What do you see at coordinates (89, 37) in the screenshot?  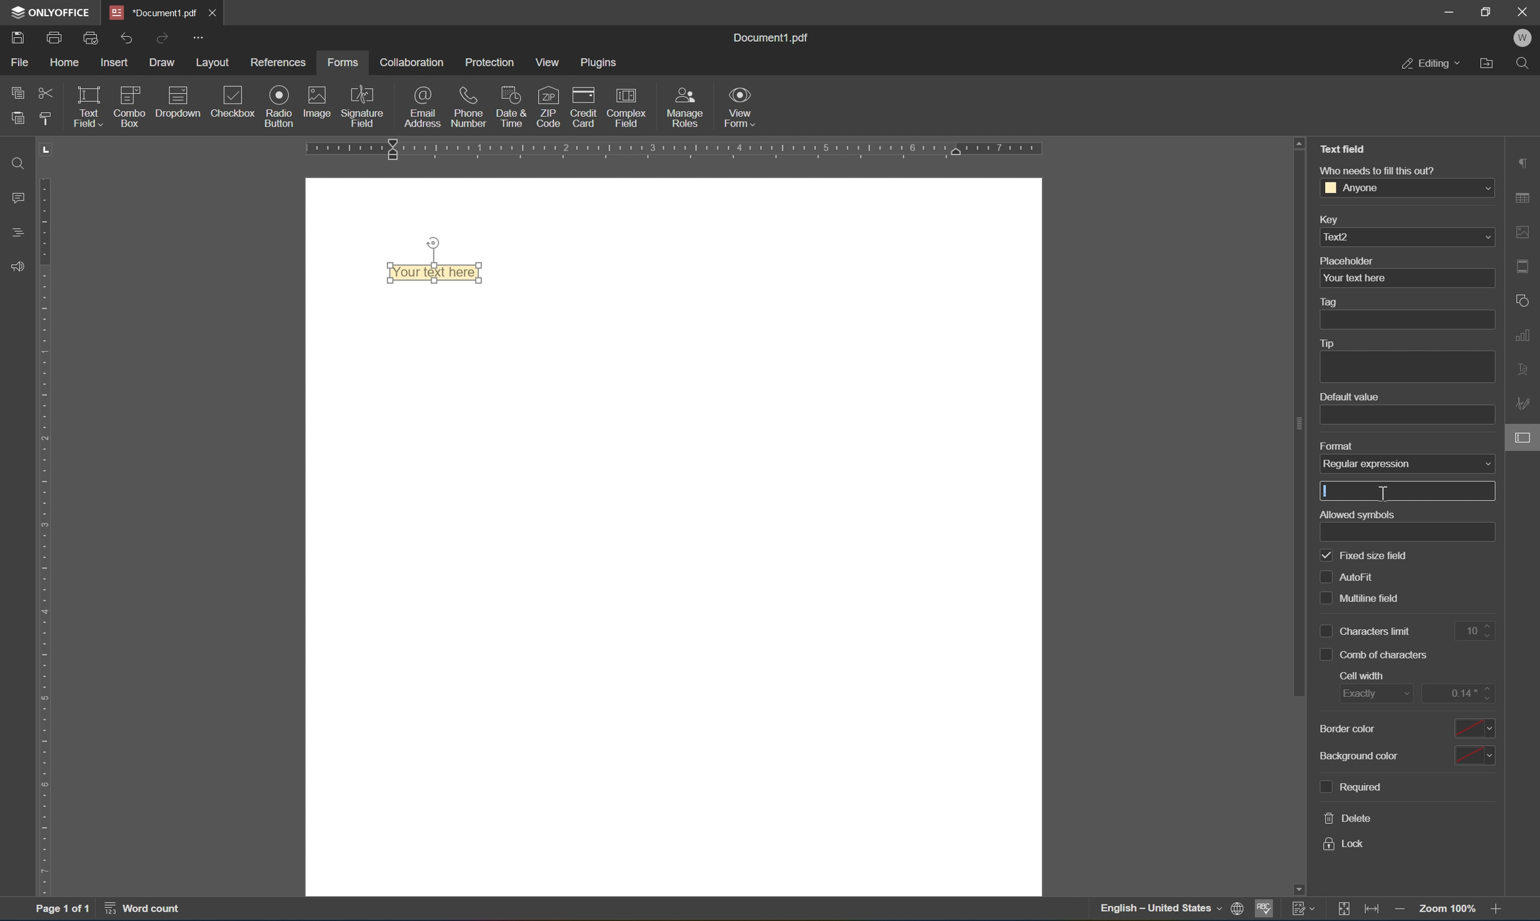 I see `print preview` at bounding box center [89, 37].